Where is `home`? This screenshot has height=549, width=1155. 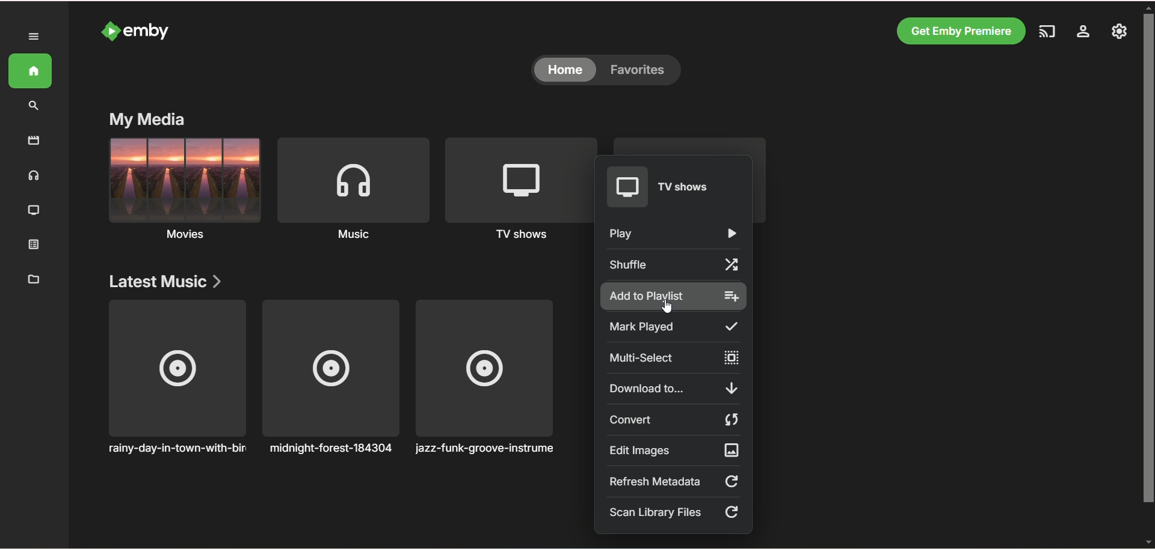 home is located at coordinates (565, 71).